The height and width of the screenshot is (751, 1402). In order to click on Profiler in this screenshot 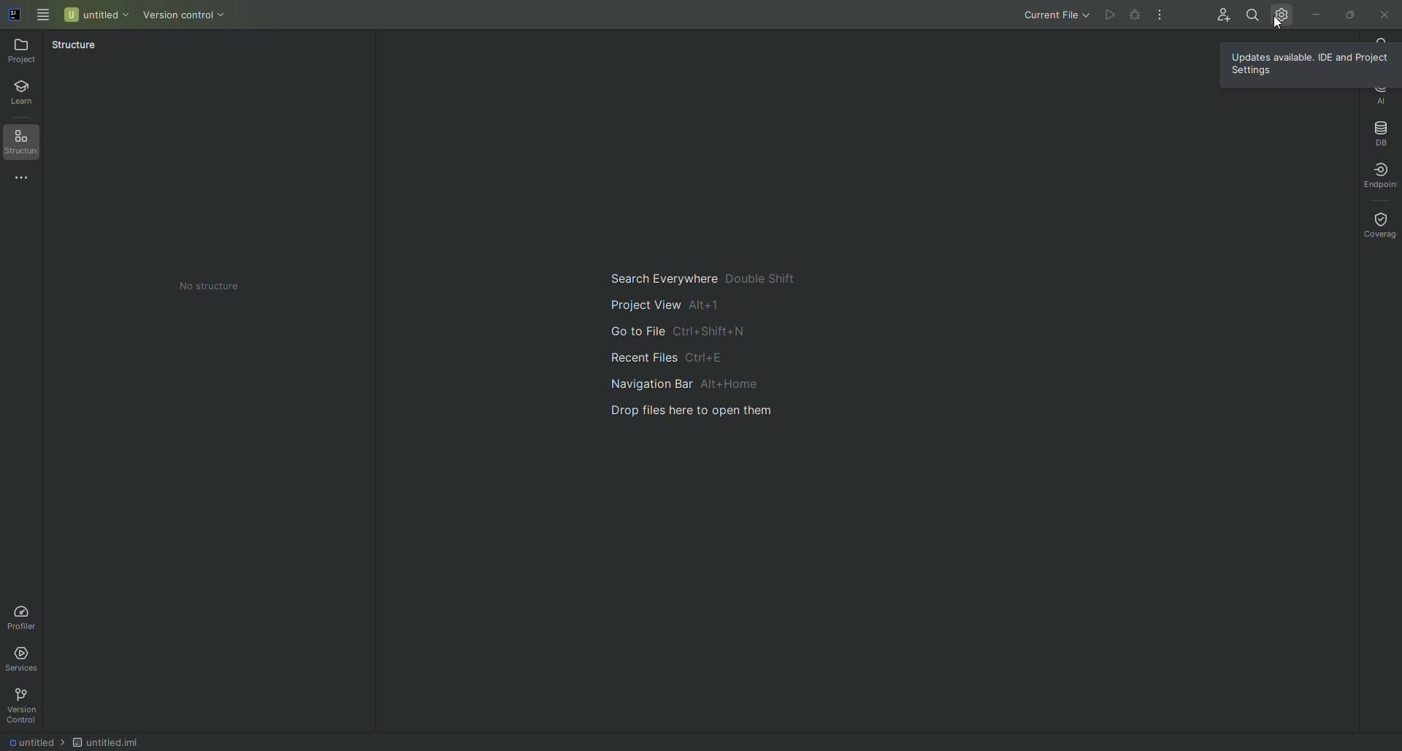, I will do `click(22, 614)`.